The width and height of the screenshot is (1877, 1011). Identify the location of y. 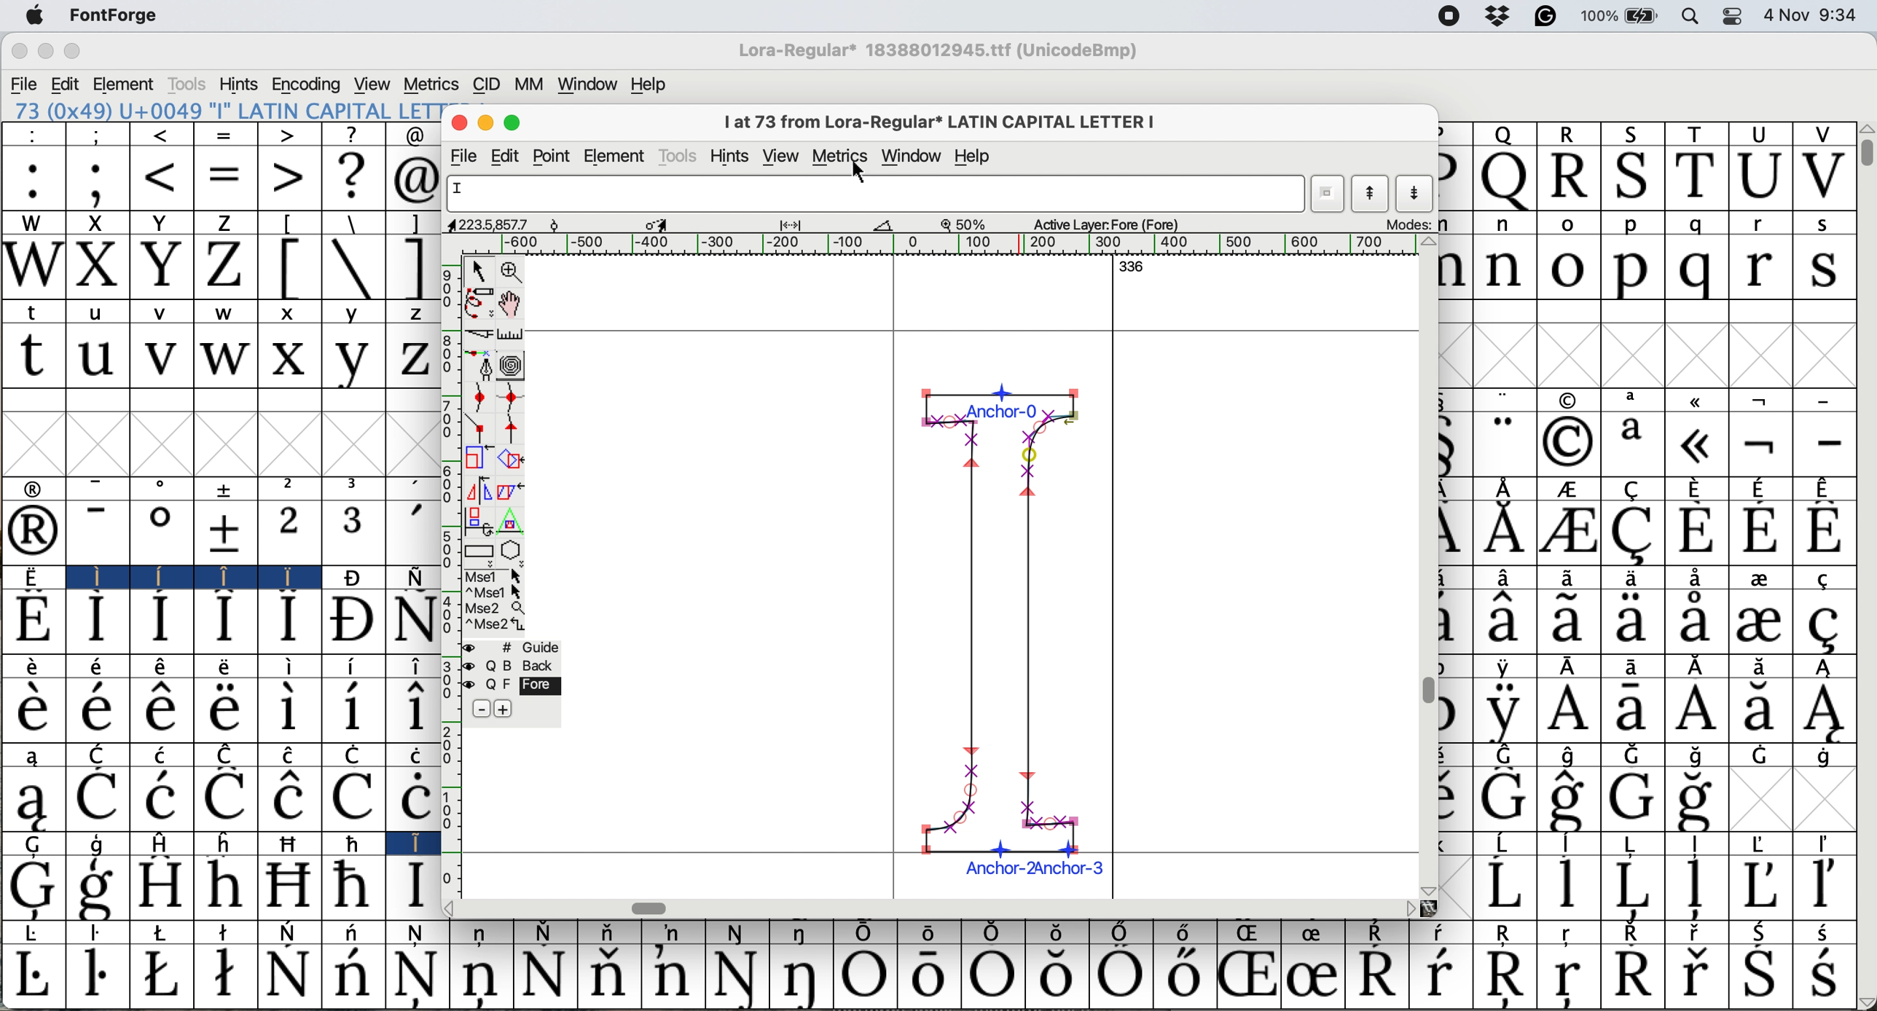
(351, 358).